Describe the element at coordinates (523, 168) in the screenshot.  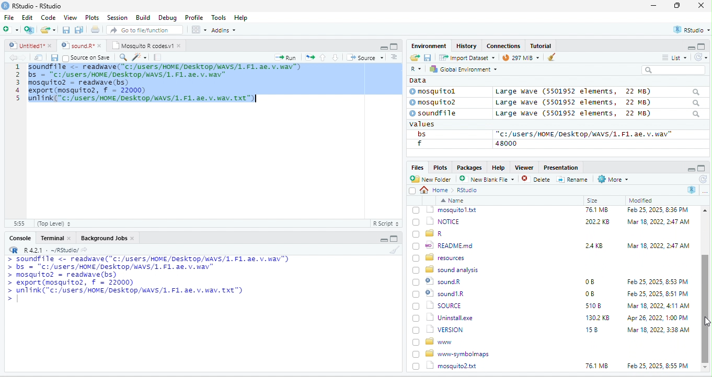
I see `Viewer` at that location.